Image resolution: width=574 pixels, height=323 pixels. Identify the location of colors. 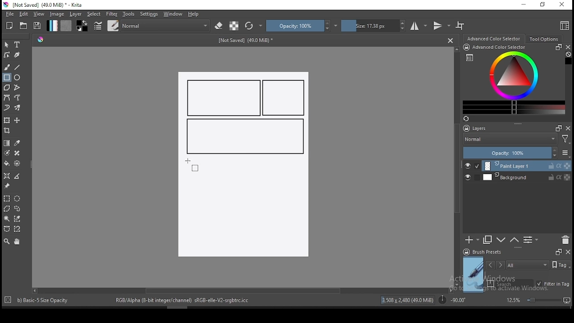
(82, 26).